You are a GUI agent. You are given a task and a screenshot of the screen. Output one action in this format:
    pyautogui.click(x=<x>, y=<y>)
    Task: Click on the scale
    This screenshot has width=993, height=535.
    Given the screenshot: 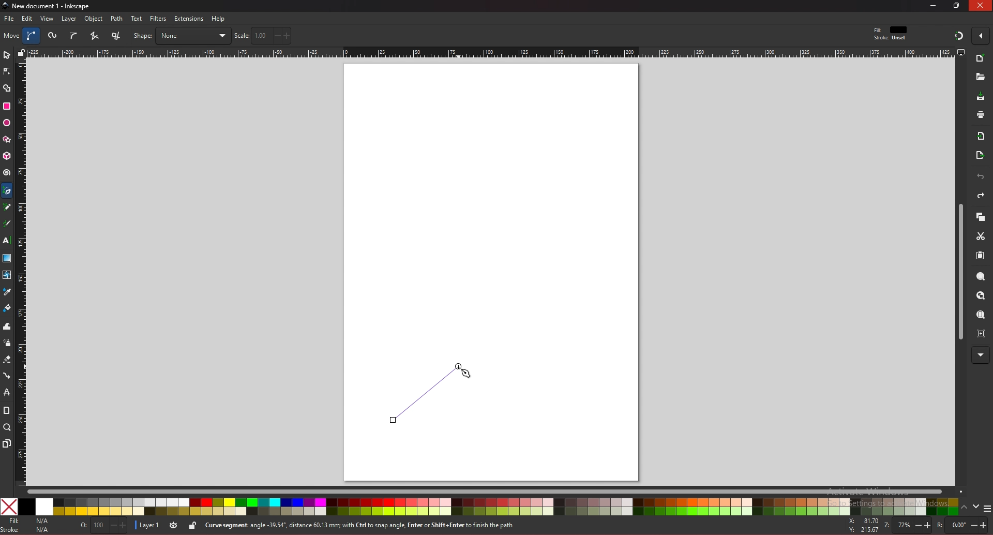 What is the action you would take?
    pyautogui.click(x=263, y=35)
    